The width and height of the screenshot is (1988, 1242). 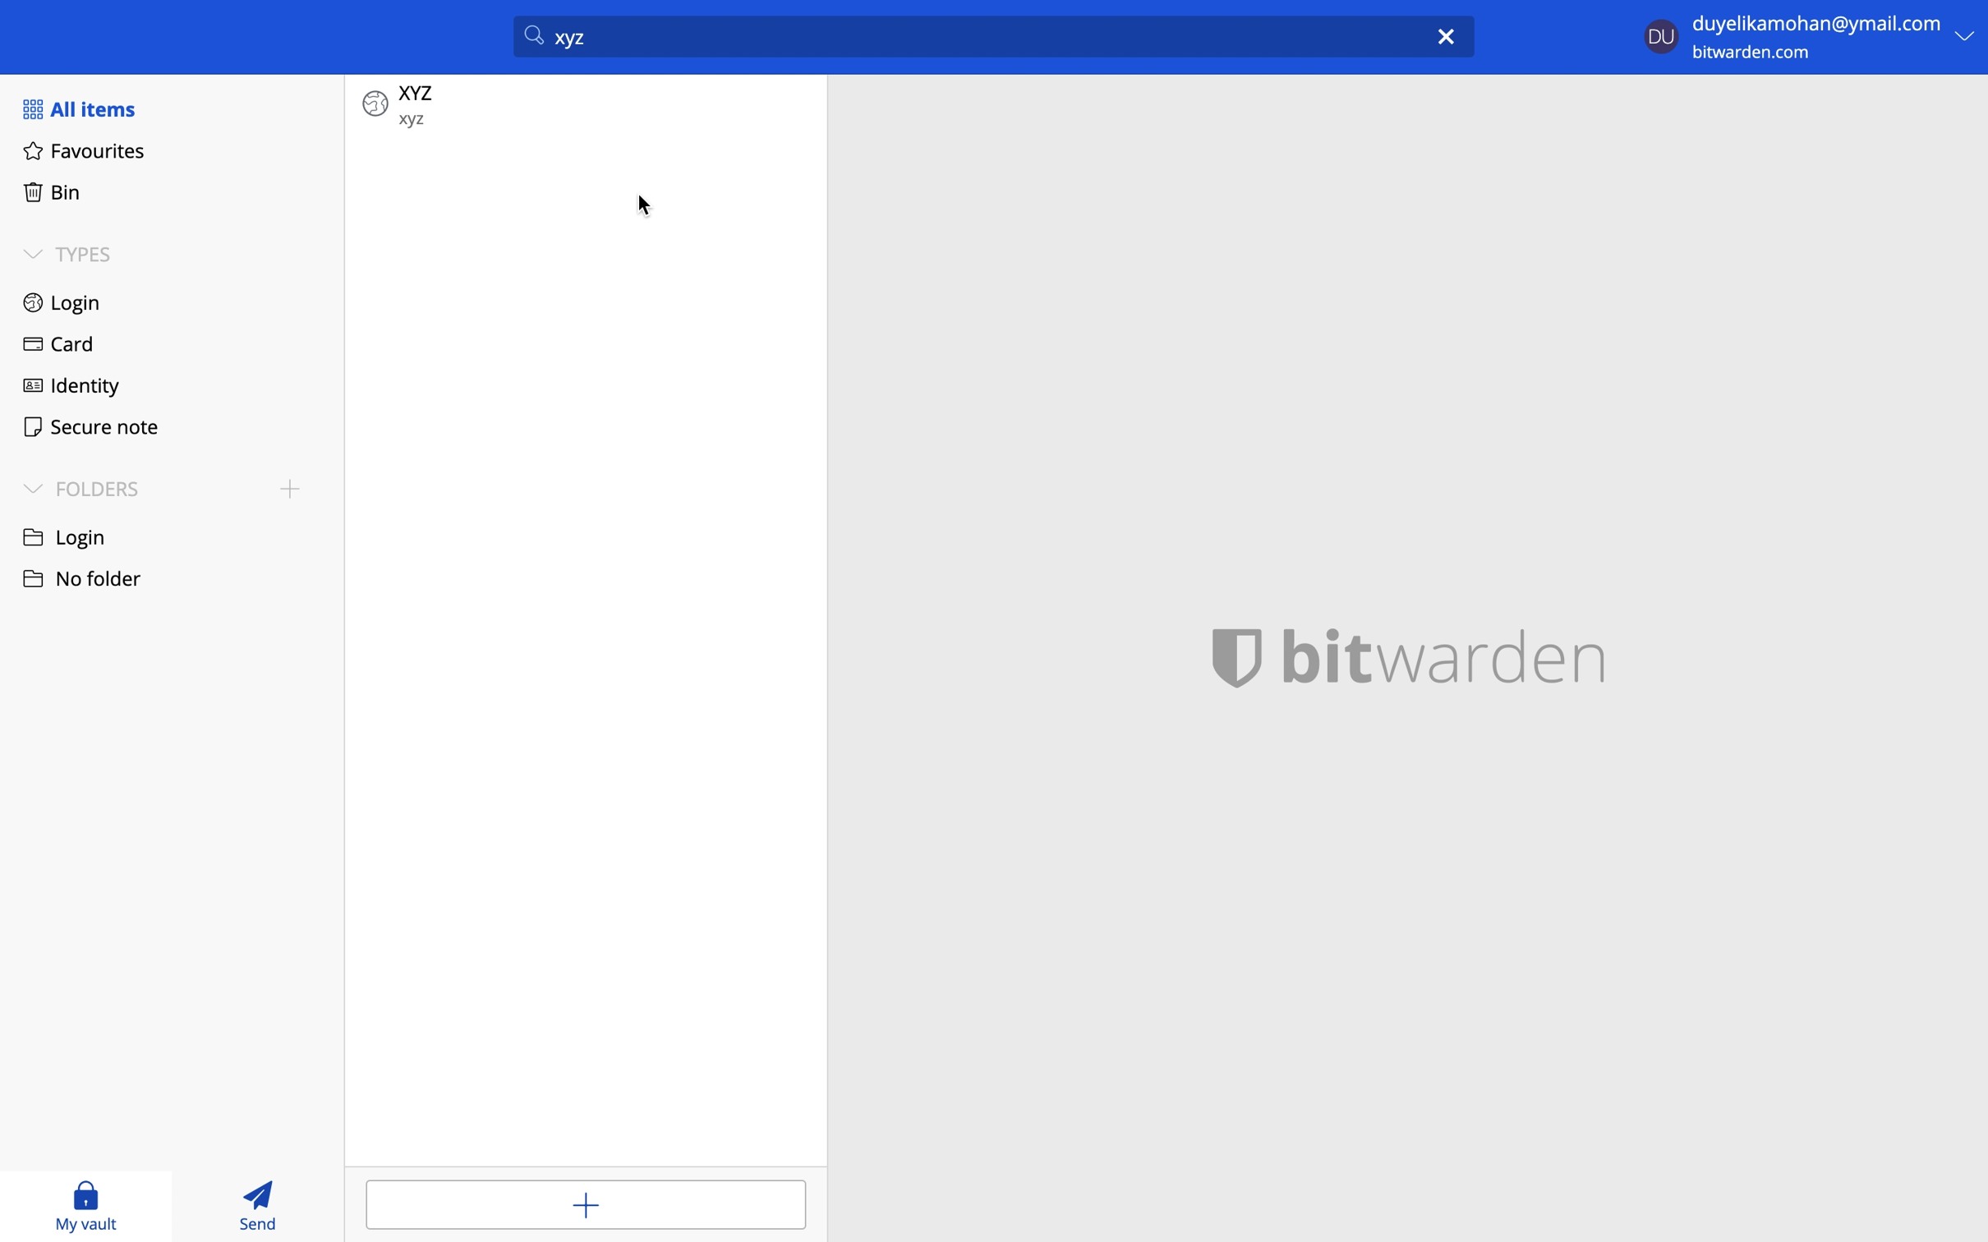 What do you see at coordinates (54, 193) in the screenshot?
I see `bin` at bounding box center [54, 193].